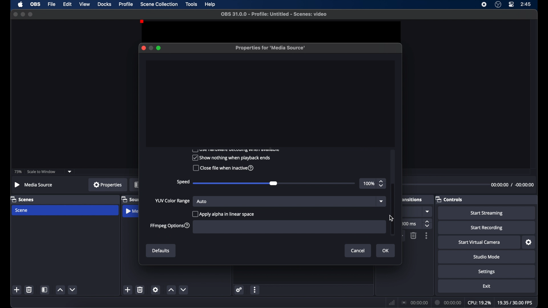 This screenshot has width=548, height=308. What do you see at coordinates (487, 228) in the screenshot?
I see `start recording` at bounding box center [487, 228].